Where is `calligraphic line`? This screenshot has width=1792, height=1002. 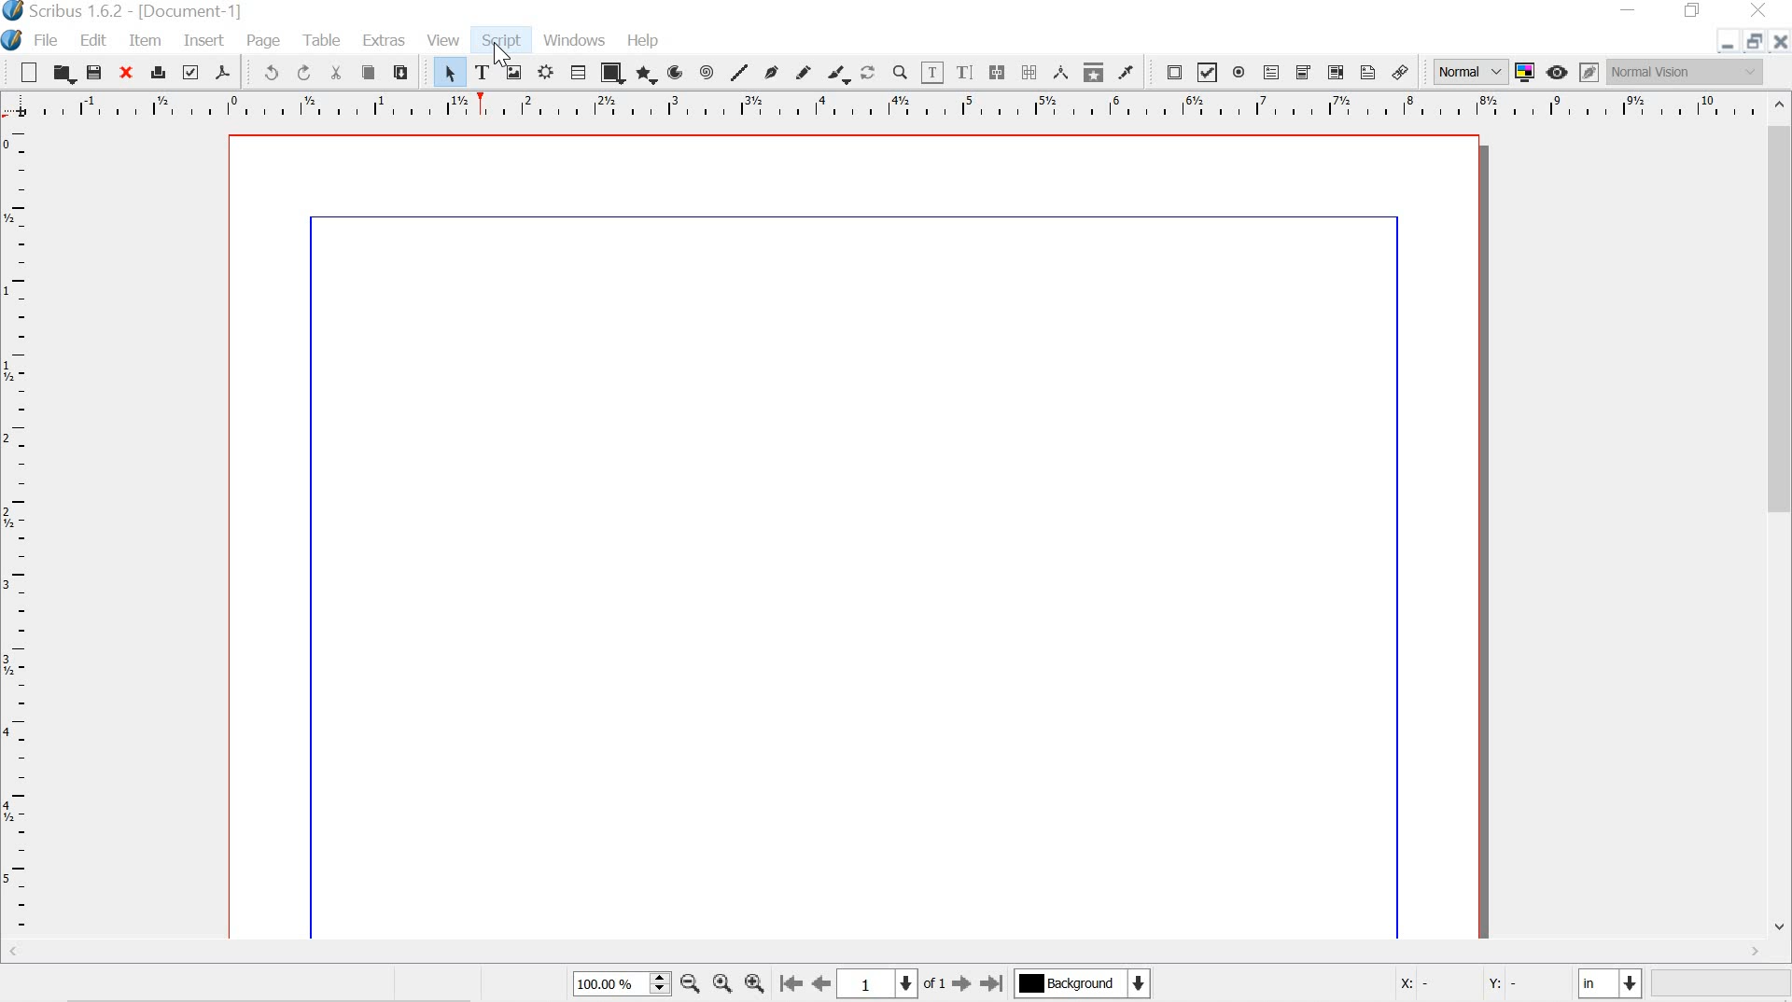
calligraphic line is located at coordinates (840, 75).